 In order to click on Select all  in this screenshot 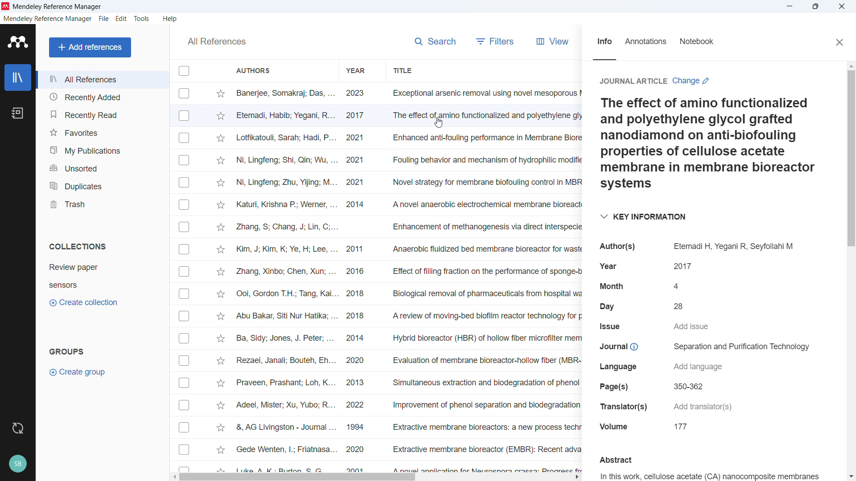, I will do `click(184, 71)`.